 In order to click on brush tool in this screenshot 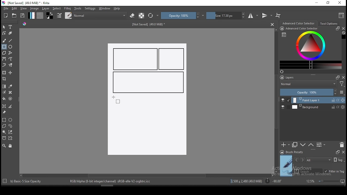, I will do `click(5, 40)`.